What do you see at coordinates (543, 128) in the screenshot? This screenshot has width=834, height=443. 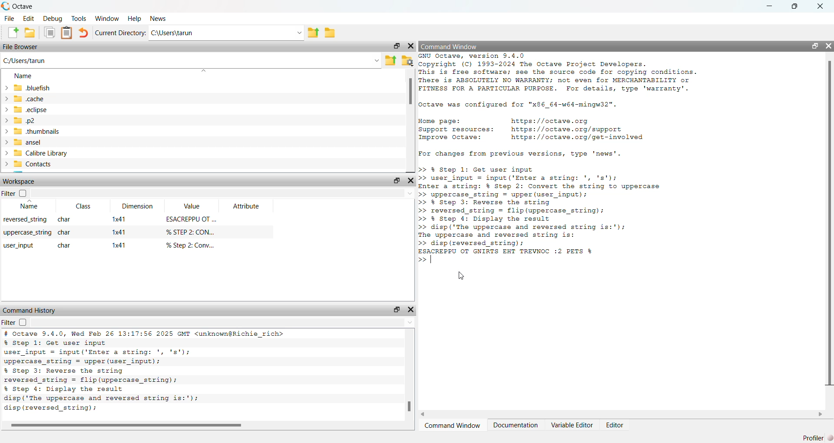 I see `resources of octave` at bounding box center [543, 128].